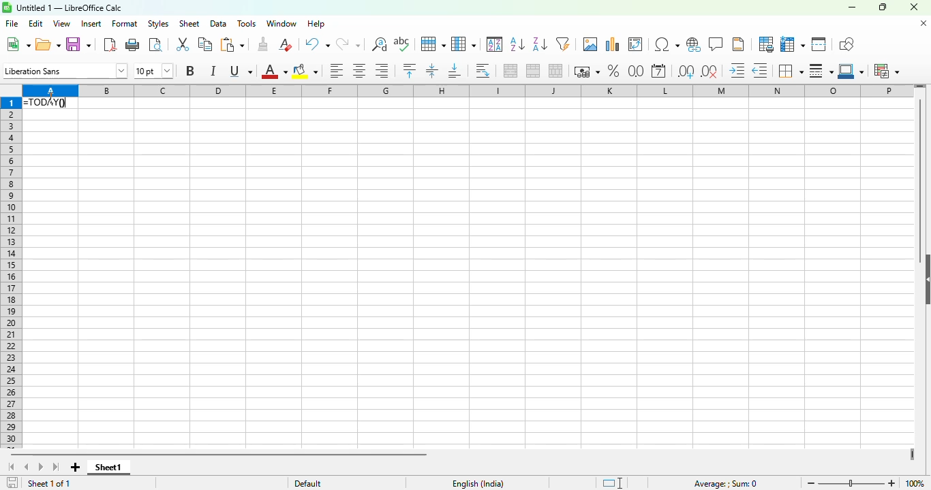  I want to click on align right, so click(381, 71).